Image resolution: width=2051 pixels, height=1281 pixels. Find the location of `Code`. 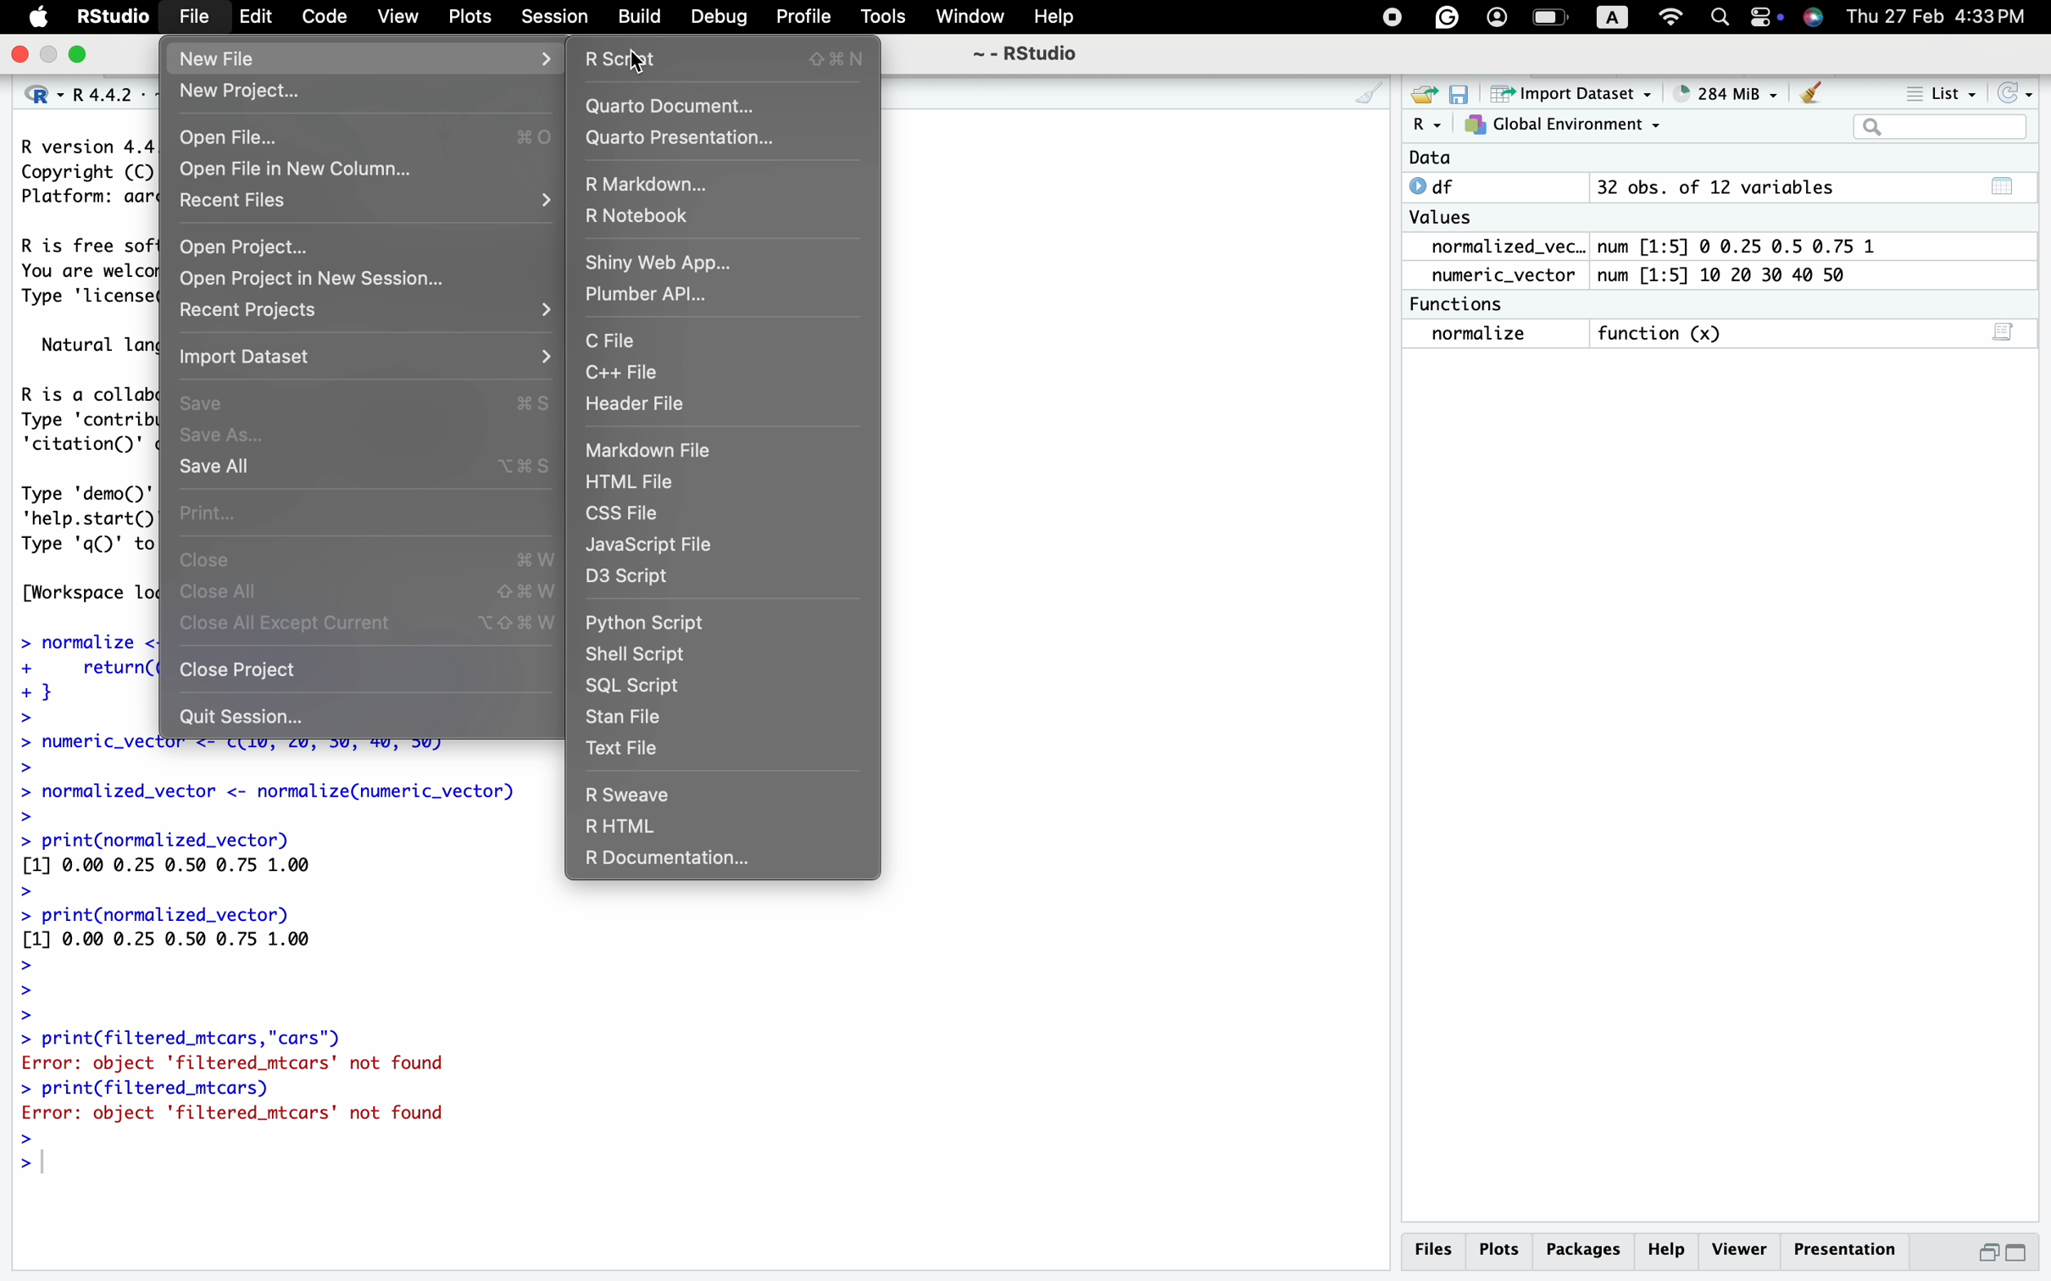

Code is located at coordinates (322, 14).